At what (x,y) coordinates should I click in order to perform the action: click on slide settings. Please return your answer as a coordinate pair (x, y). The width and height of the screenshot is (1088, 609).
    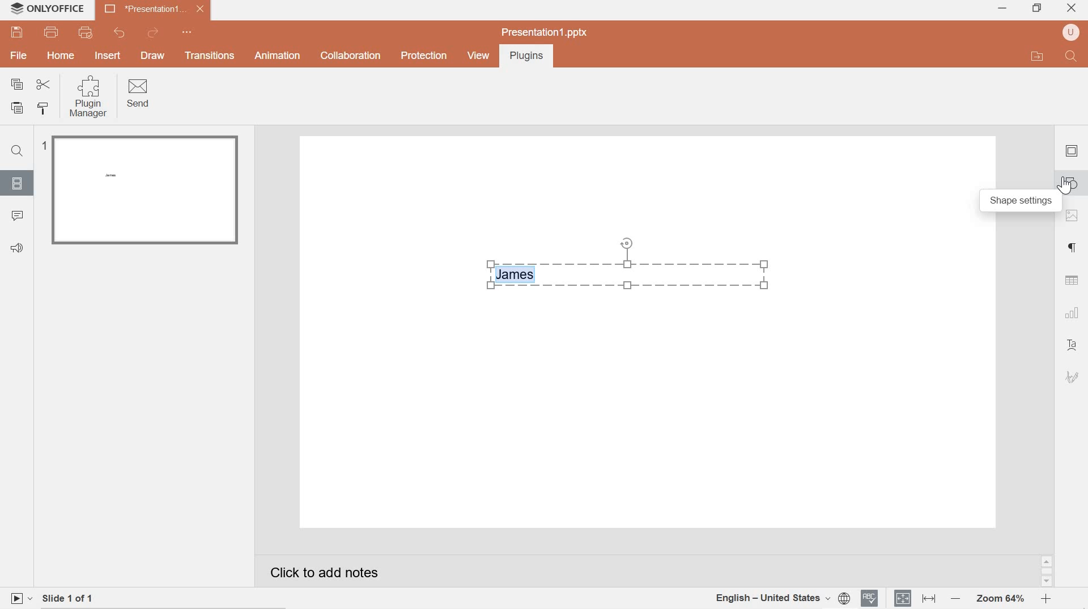
    Looking at the image, I should click on (1072, 151).